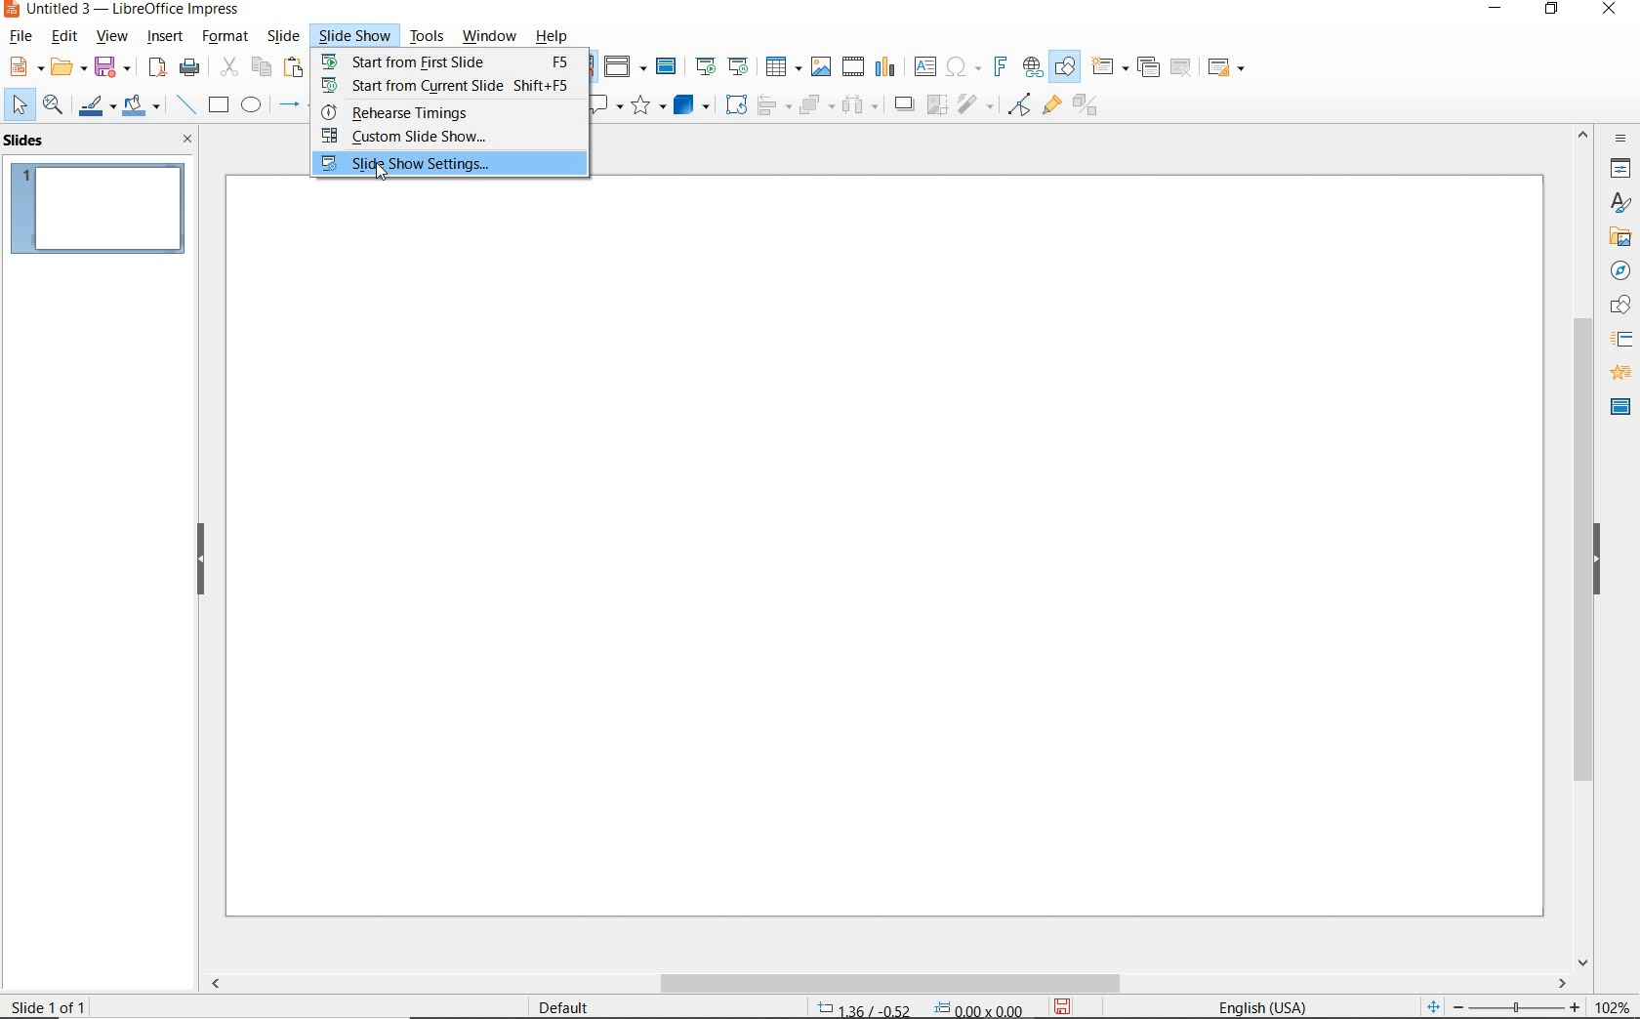  What do you see at coordinates (1052, 105) in the screenshot?
I see `SHOW GLUEPOINT FUNCTIONS` at bounding box center [1052, 105].